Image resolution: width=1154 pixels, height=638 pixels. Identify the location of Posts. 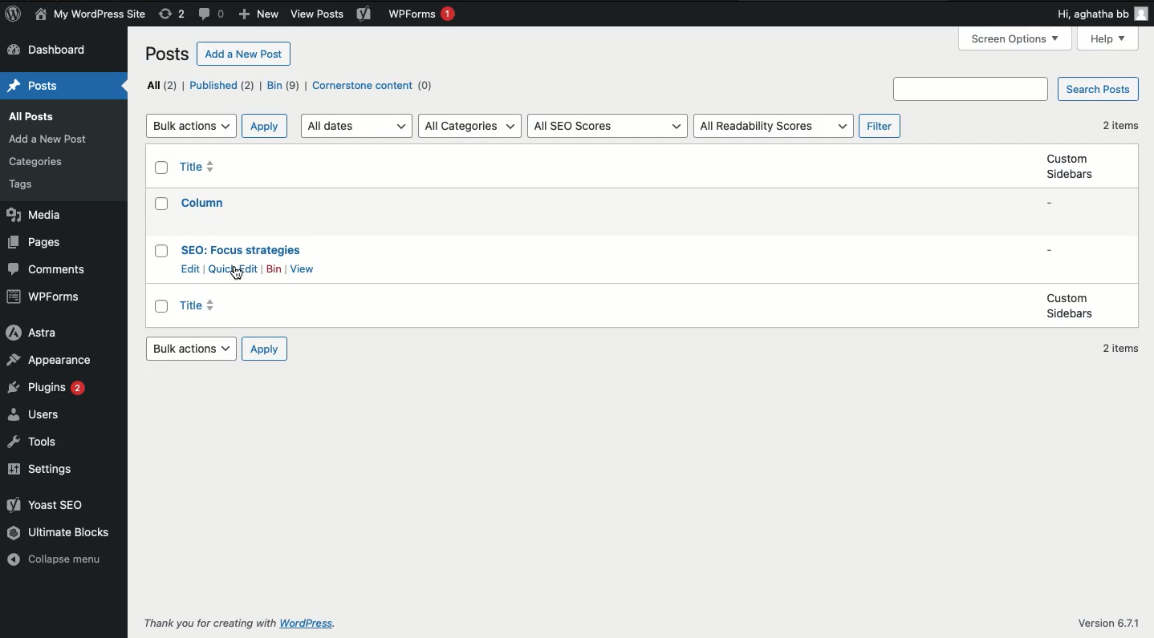
(36, 87).